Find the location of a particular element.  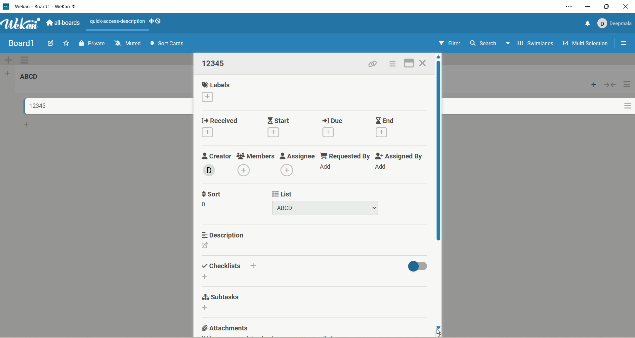

close is located at coordinates (423, 63).